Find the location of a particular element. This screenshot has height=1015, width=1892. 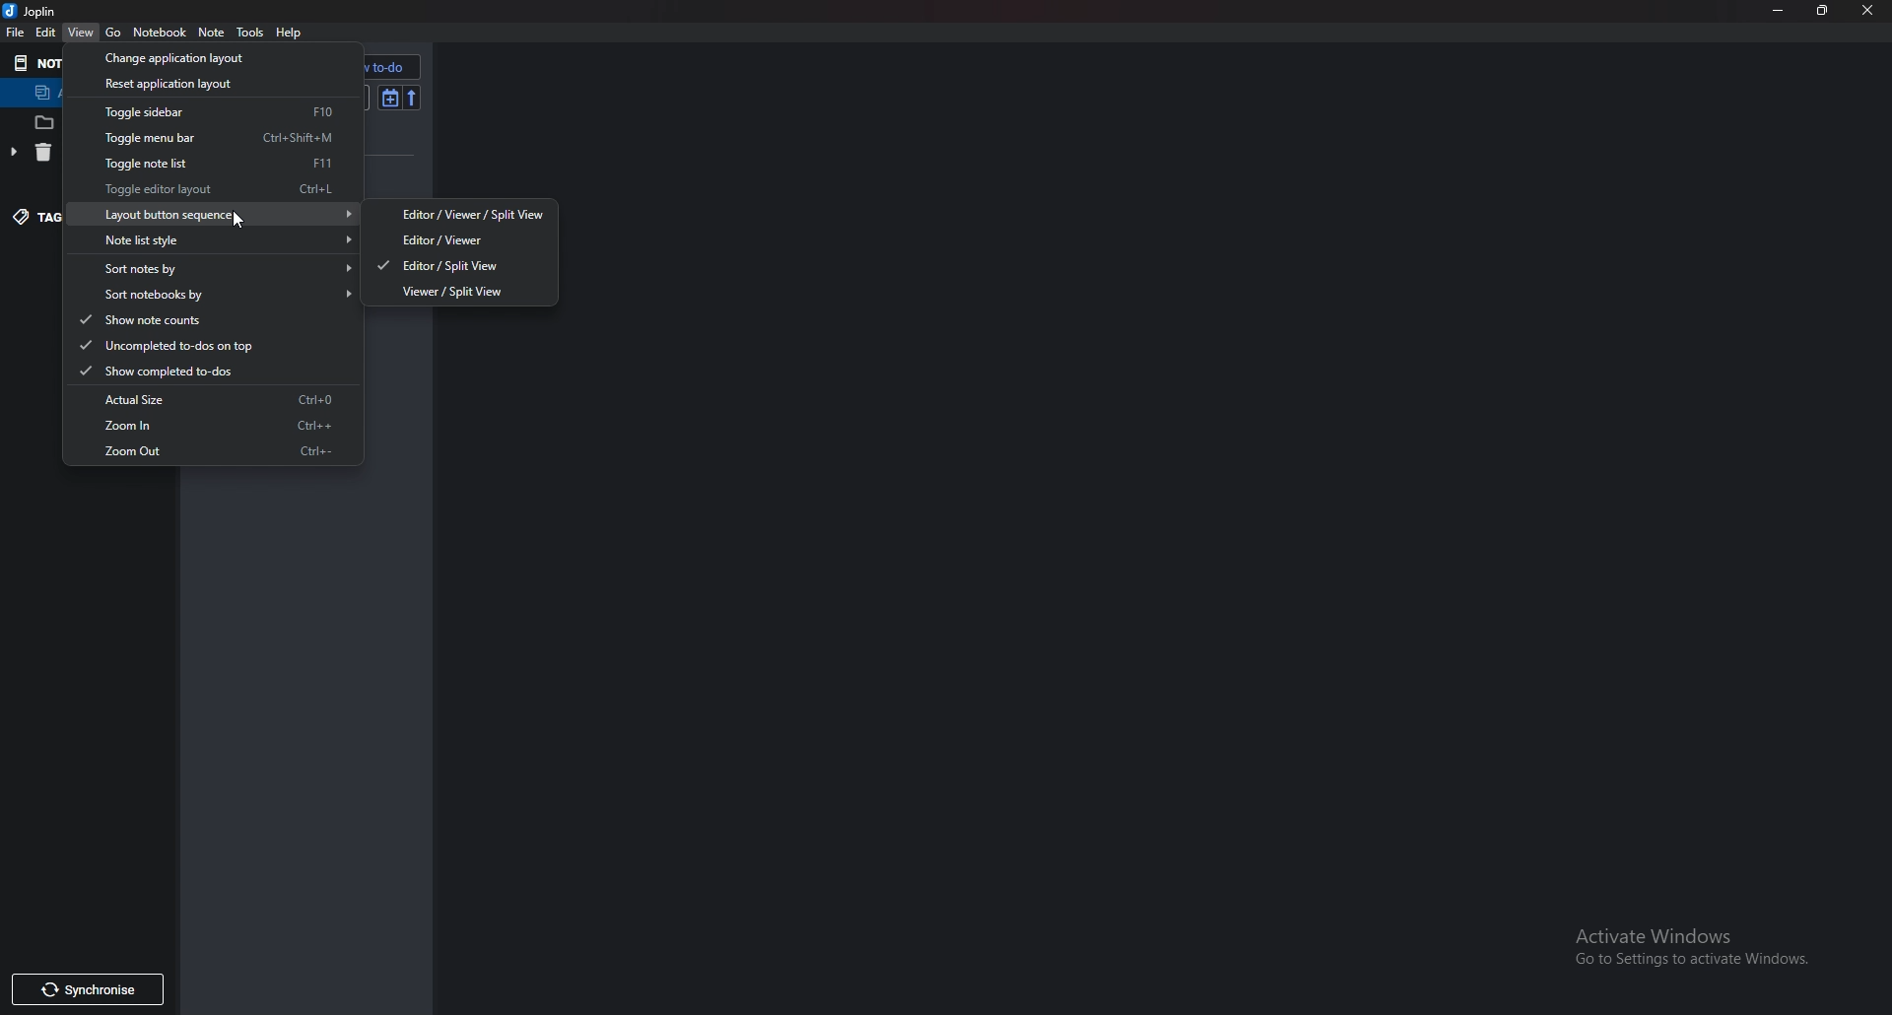

joplin is located at coordinates (34, 11).